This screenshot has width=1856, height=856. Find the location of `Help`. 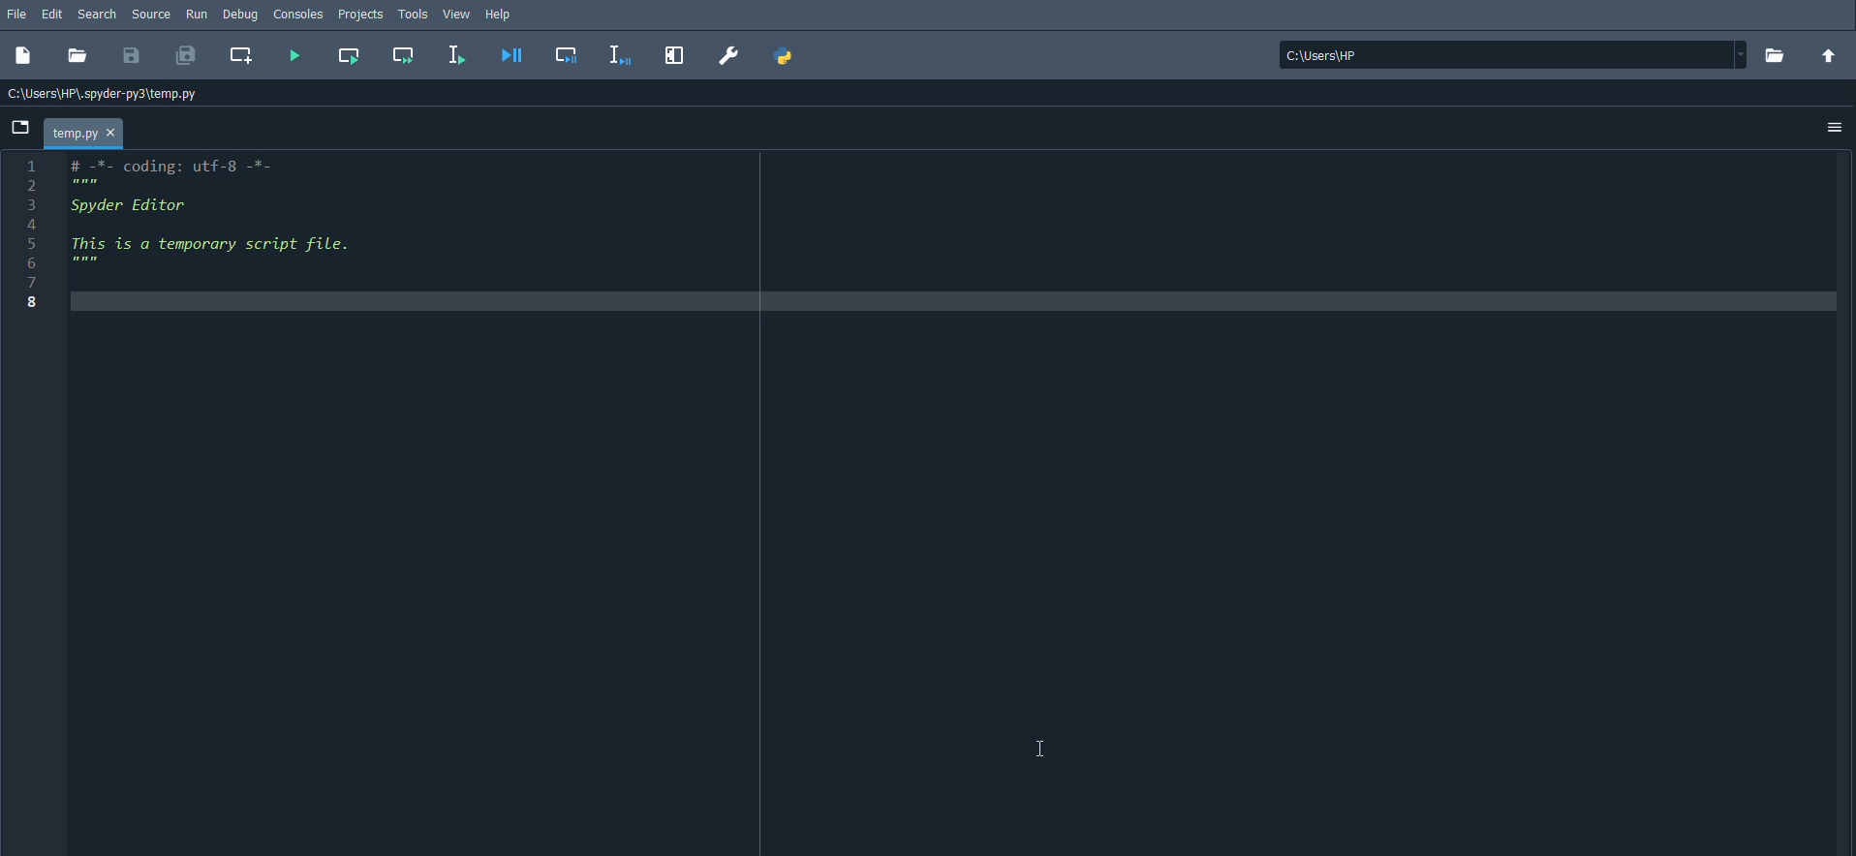

Help is located at coordinates (501, 15).